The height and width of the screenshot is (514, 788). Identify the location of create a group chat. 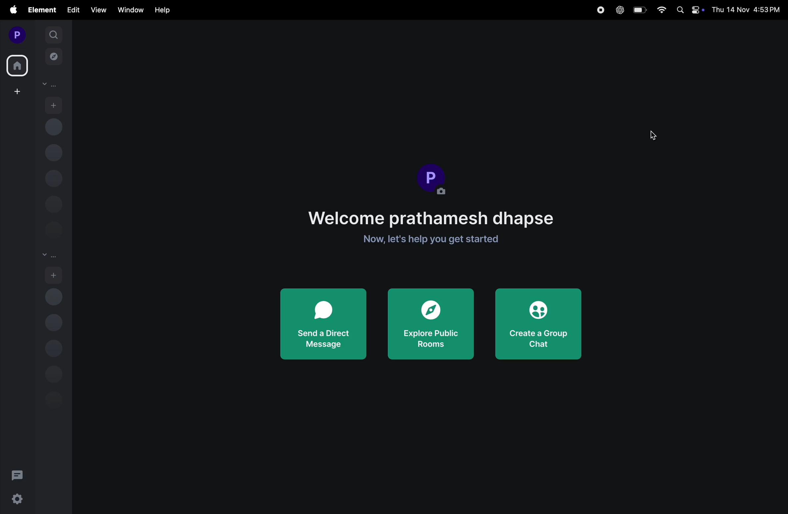
(537, 323).